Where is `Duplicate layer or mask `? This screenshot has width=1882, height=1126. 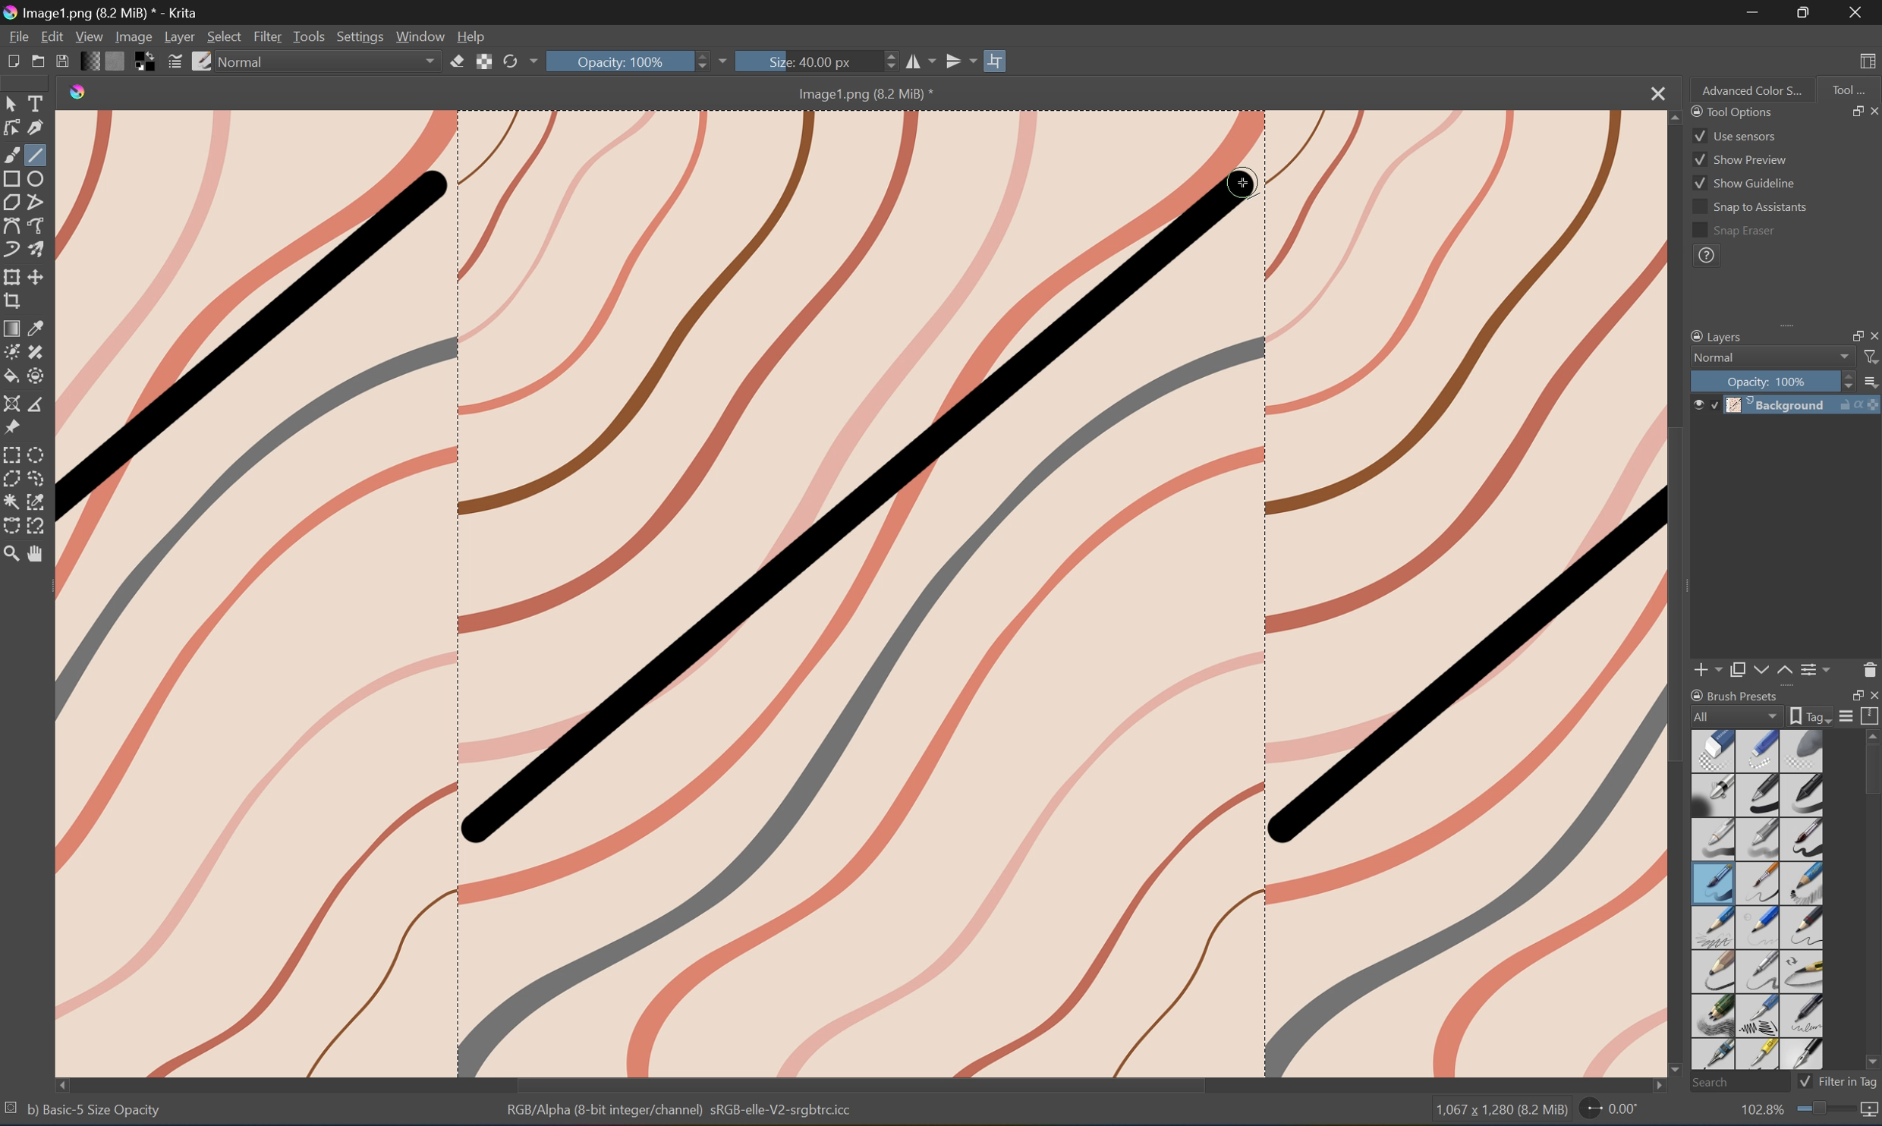 Duplicate layer or mask  is located at coordinates (1738, 669).